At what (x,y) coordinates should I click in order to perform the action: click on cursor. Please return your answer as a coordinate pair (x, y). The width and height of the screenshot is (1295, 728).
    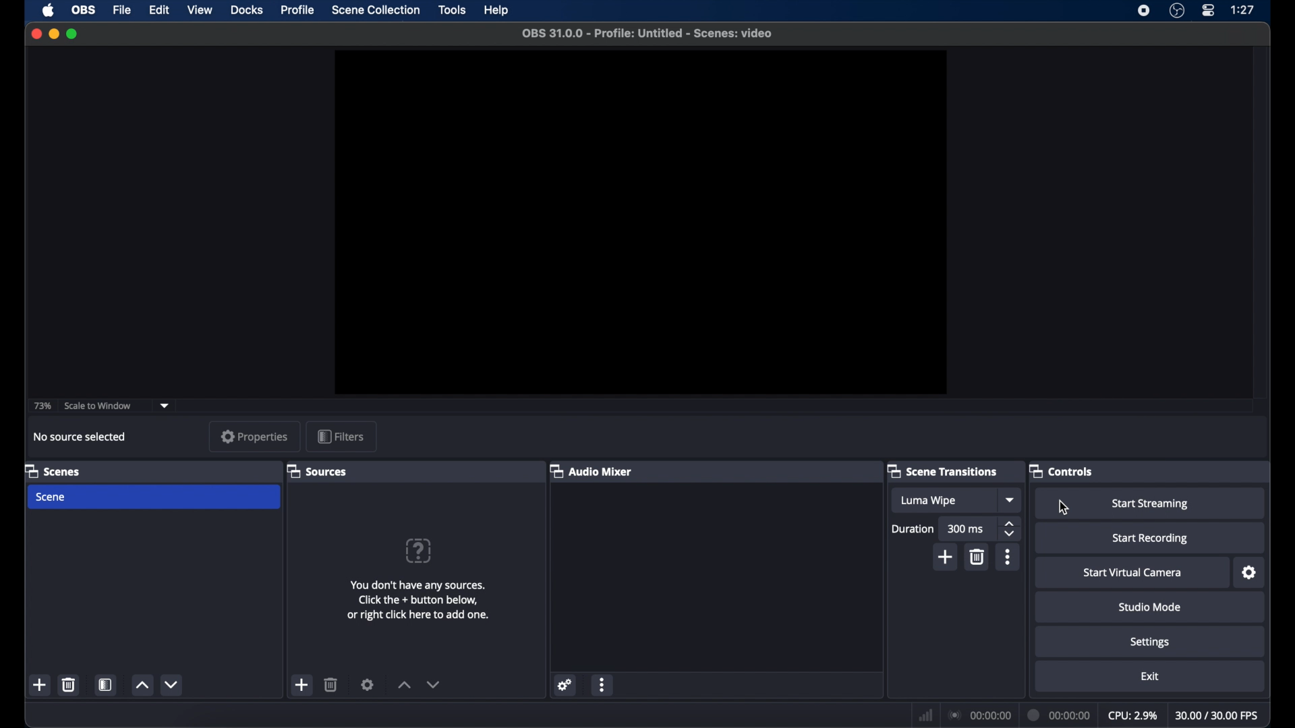
    Looking at the image, I should click on (1065, 509).